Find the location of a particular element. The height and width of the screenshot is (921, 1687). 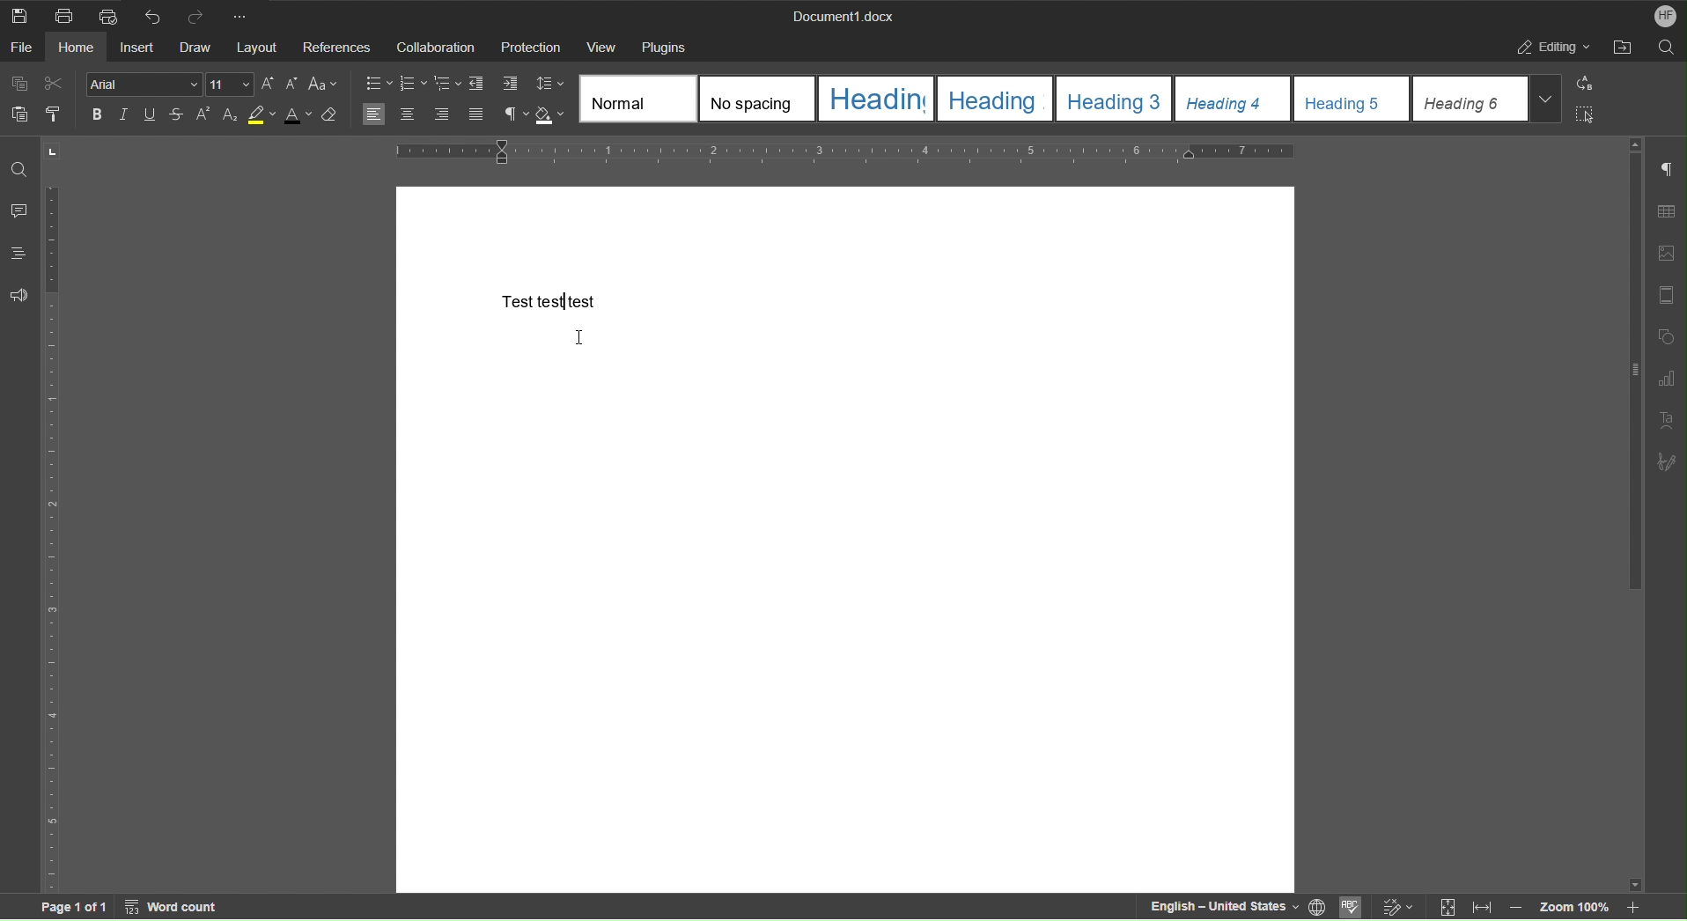

Text Color is located at coordinates (297, 116).